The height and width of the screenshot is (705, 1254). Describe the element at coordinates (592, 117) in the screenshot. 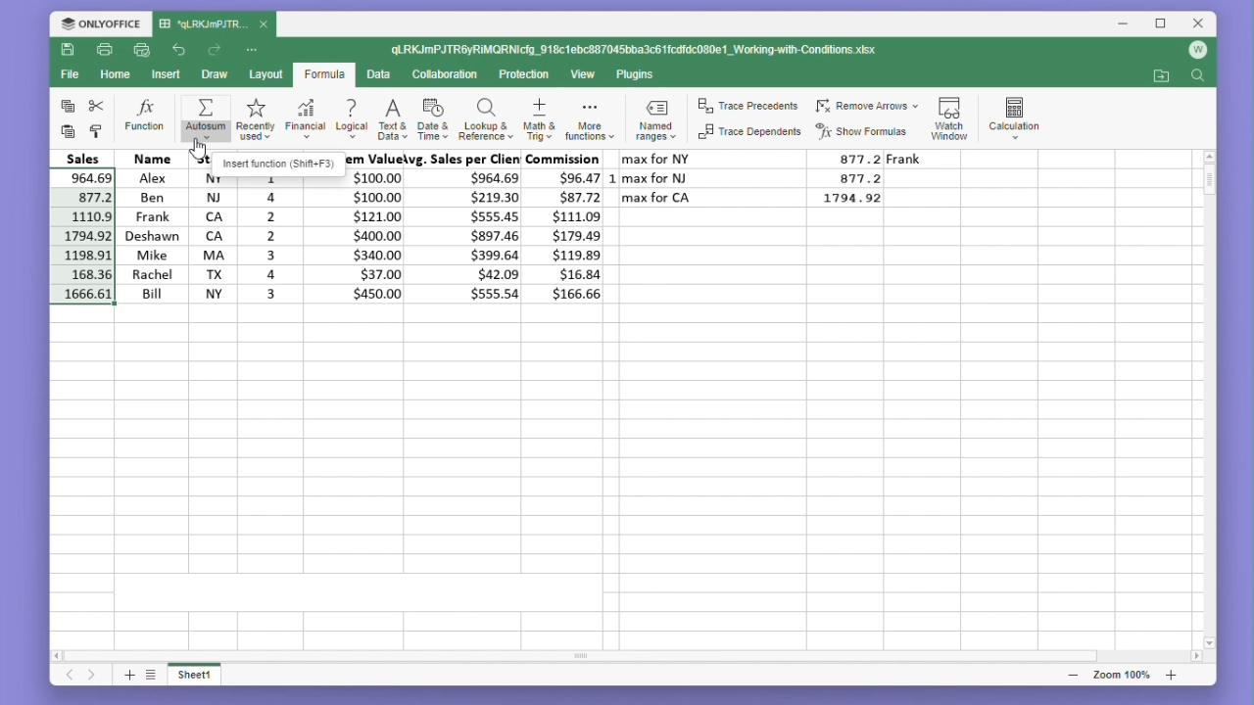

I see `More functions` at that location.